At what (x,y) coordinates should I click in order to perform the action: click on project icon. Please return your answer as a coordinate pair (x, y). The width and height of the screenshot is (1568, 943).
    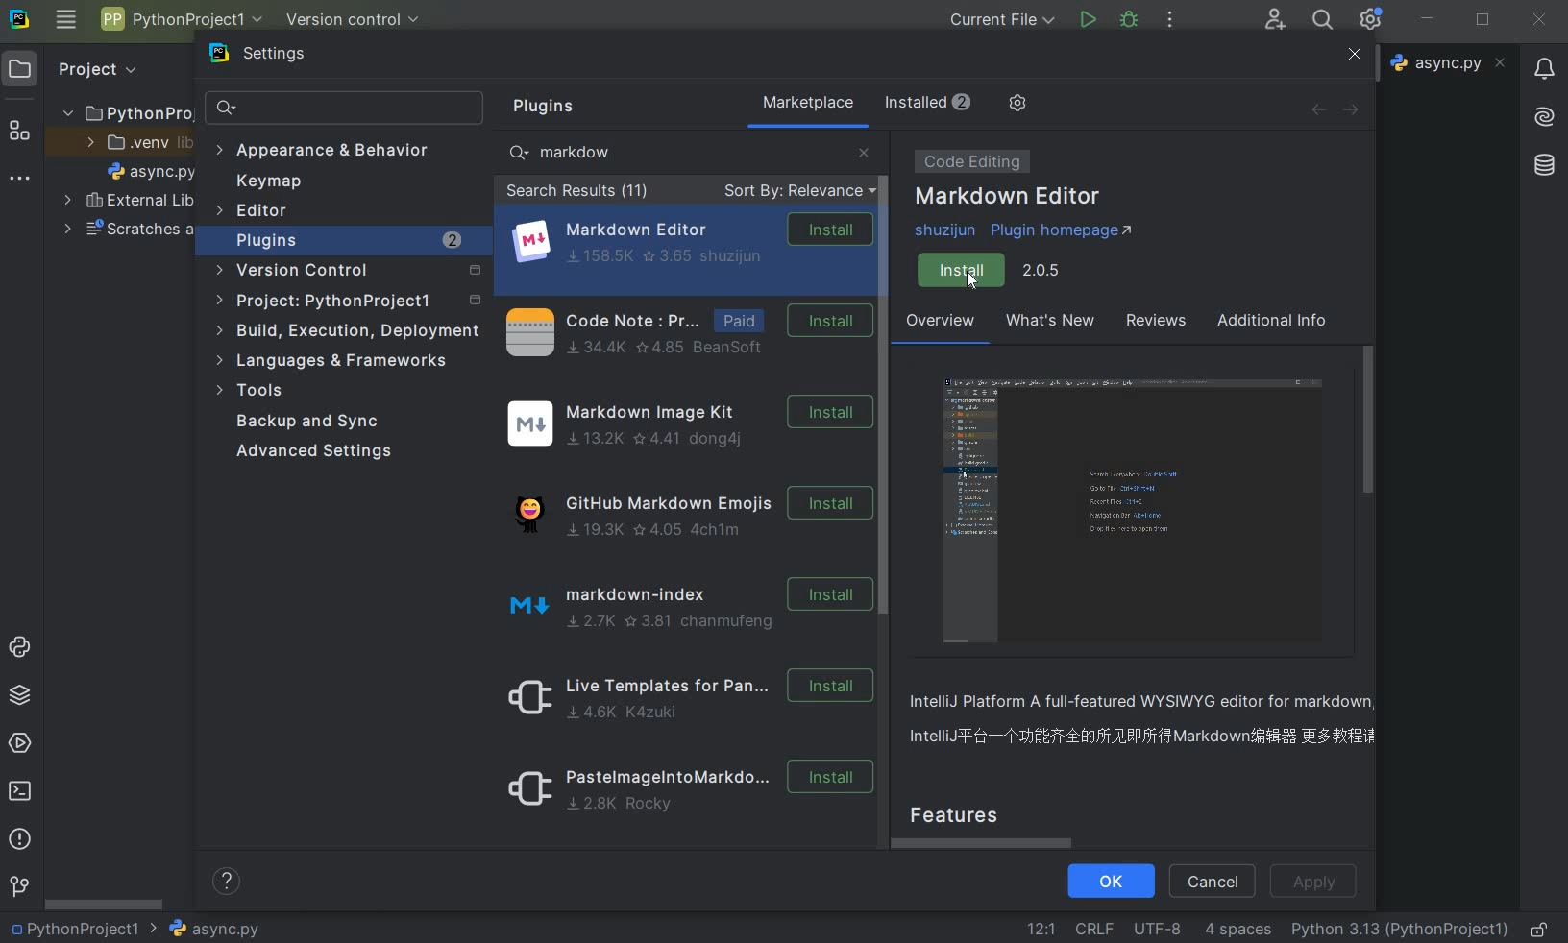
    Looking at the image, I should click on (23, 69).